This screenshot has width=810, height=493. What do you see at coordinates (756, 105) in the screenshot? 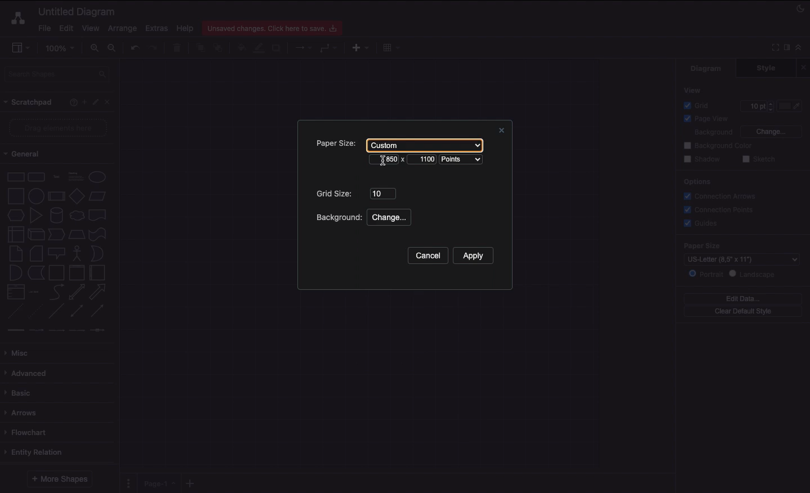
I see `10 pt` at bounding box center [756, 105].